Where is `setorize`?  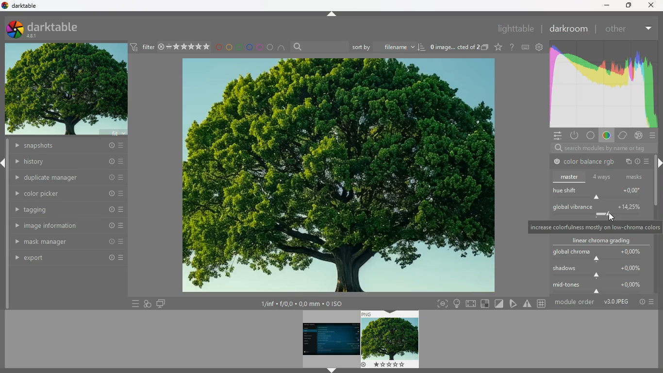 setorize is located at coordinates (486, 304).